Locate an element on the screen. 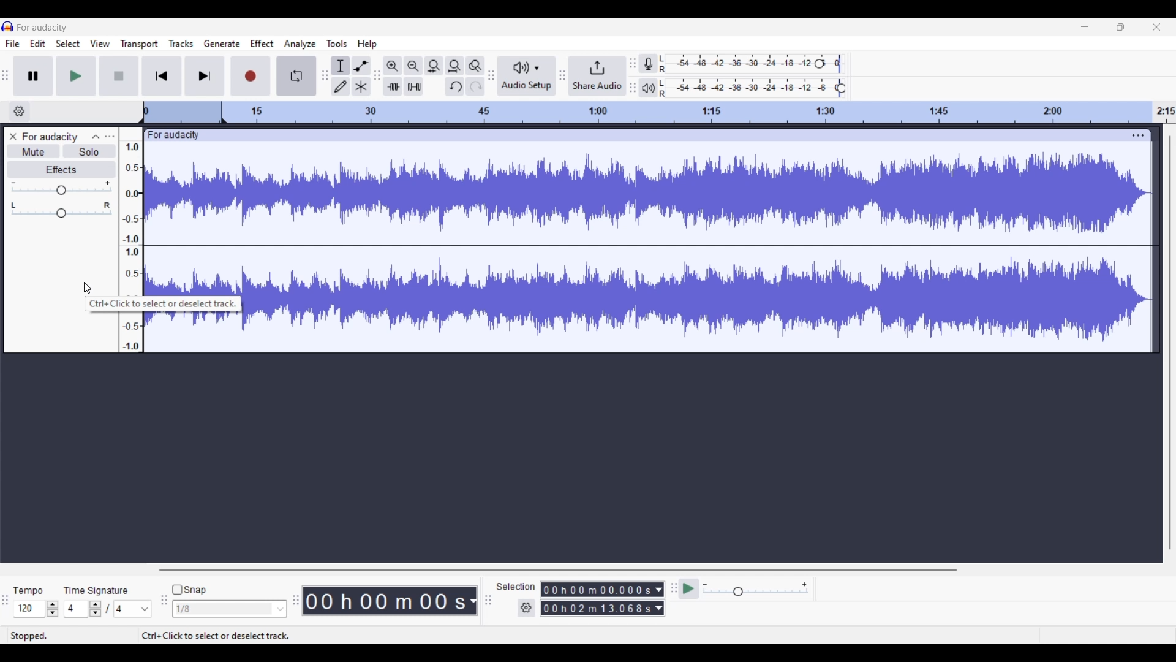  Play/Play once is located at coordinates (75, 76).